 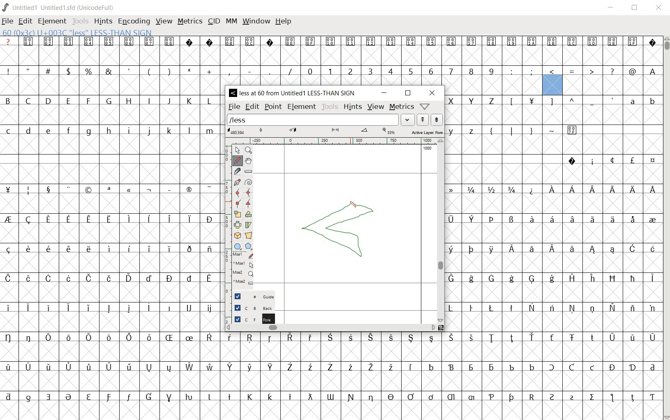 I want to click on scale the selection, so click(x=237, y=213).